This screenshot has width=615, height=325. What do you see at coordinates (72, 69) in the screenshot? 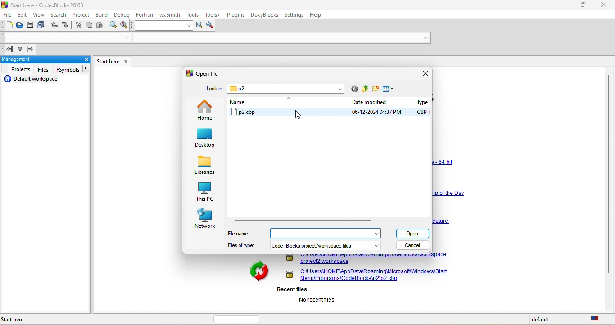
I see `fsymbols` at bounding box center [72, 69].